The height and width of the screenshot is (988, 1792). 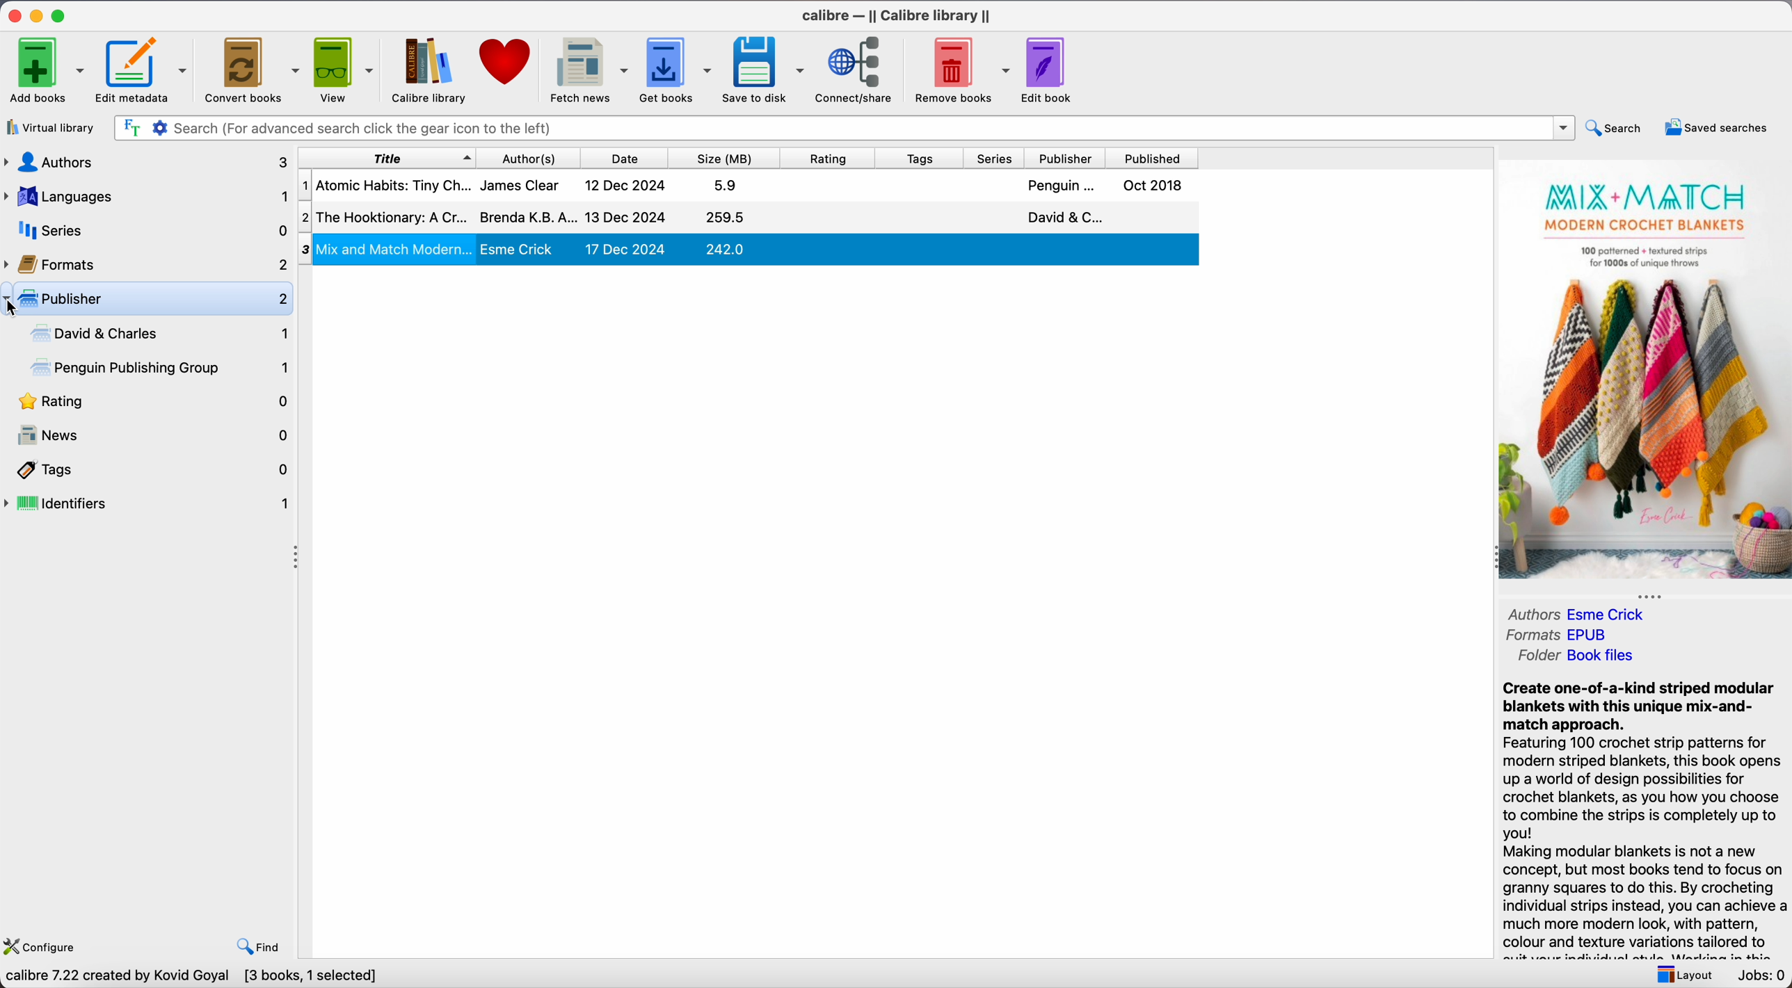 I want to click on atomic habits, so click(x=746, y=186).